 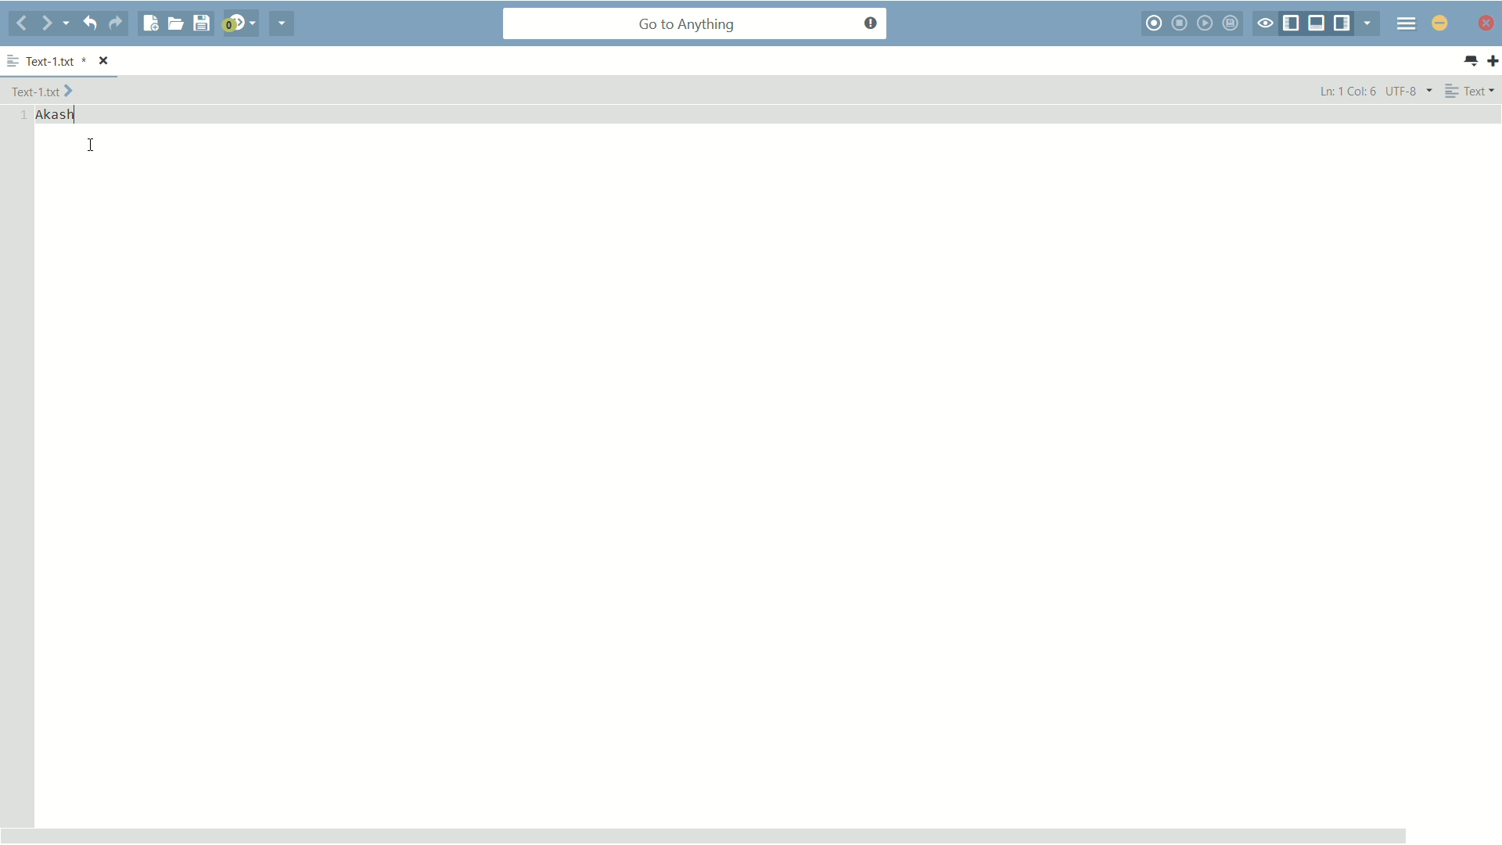 What do you see at coordinates (1367, 23) in the screenshot?
I see `show specific sidebar/tab` at bounding box center [1367, 23].